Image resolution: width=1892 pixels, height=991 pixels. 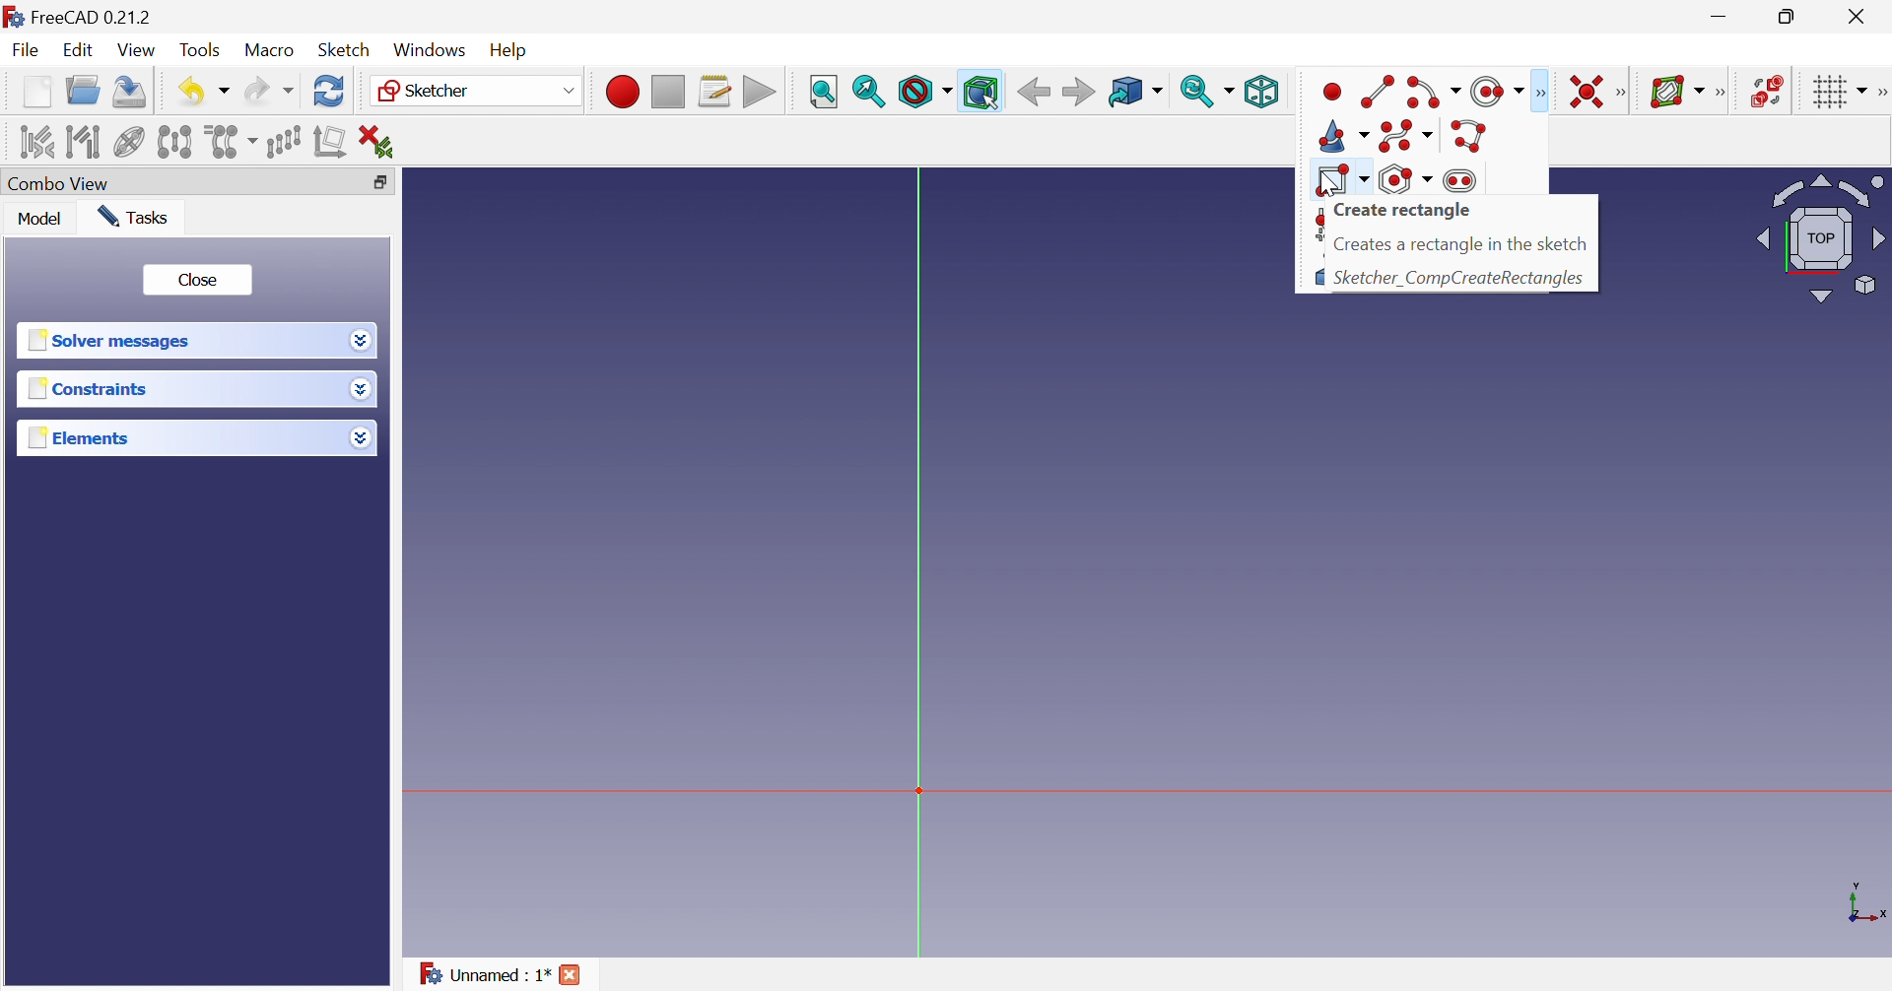 I want to click on Close, so click(x=571, y=973).